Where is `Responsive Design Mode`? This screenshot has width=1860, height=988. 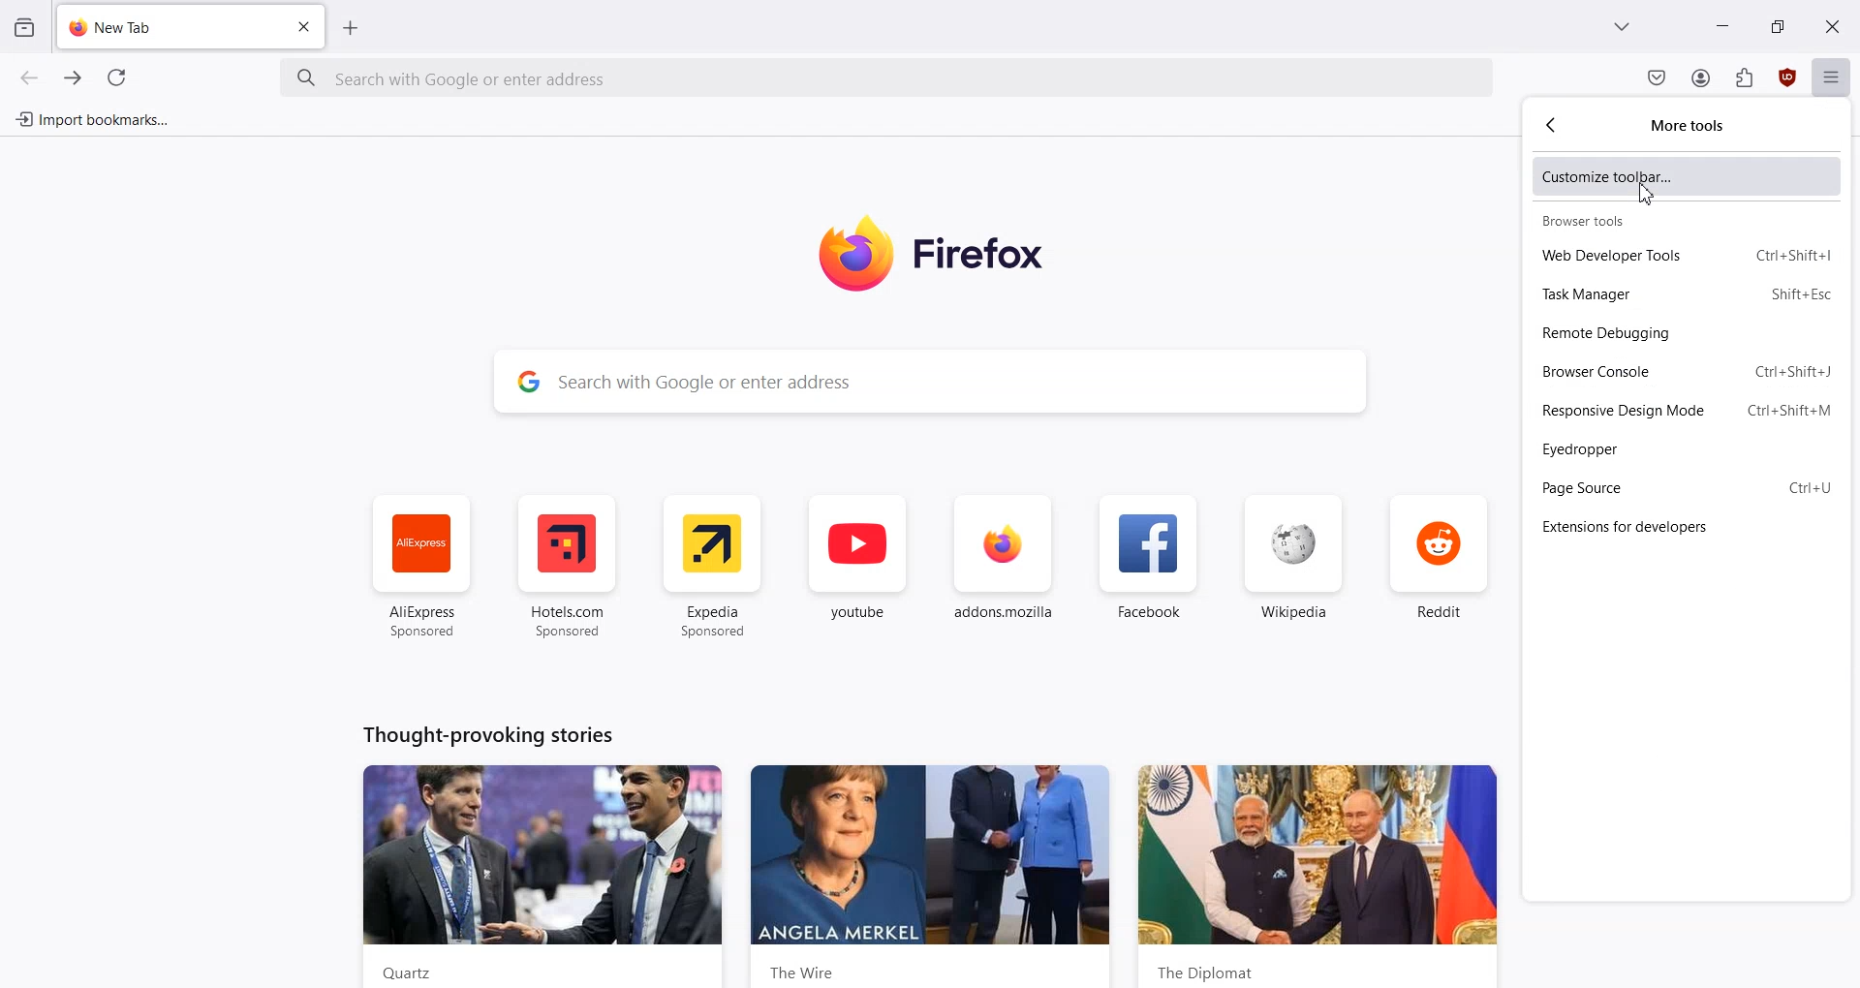 Responsive Design Mode is located at coordinates (1637, 412).